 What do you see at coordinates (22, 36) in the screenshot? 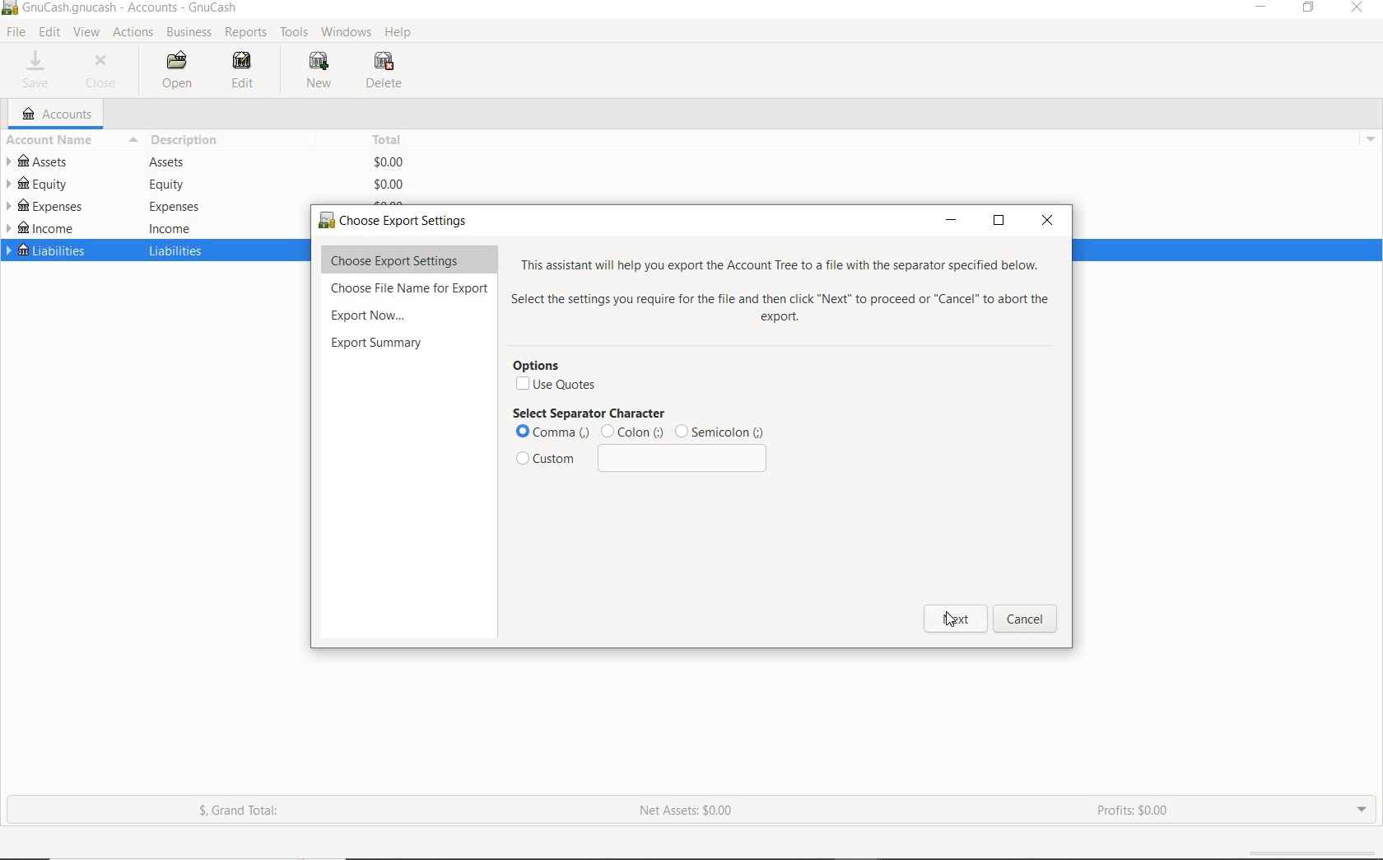
I see `cursor` at bounding box center [22, 36].